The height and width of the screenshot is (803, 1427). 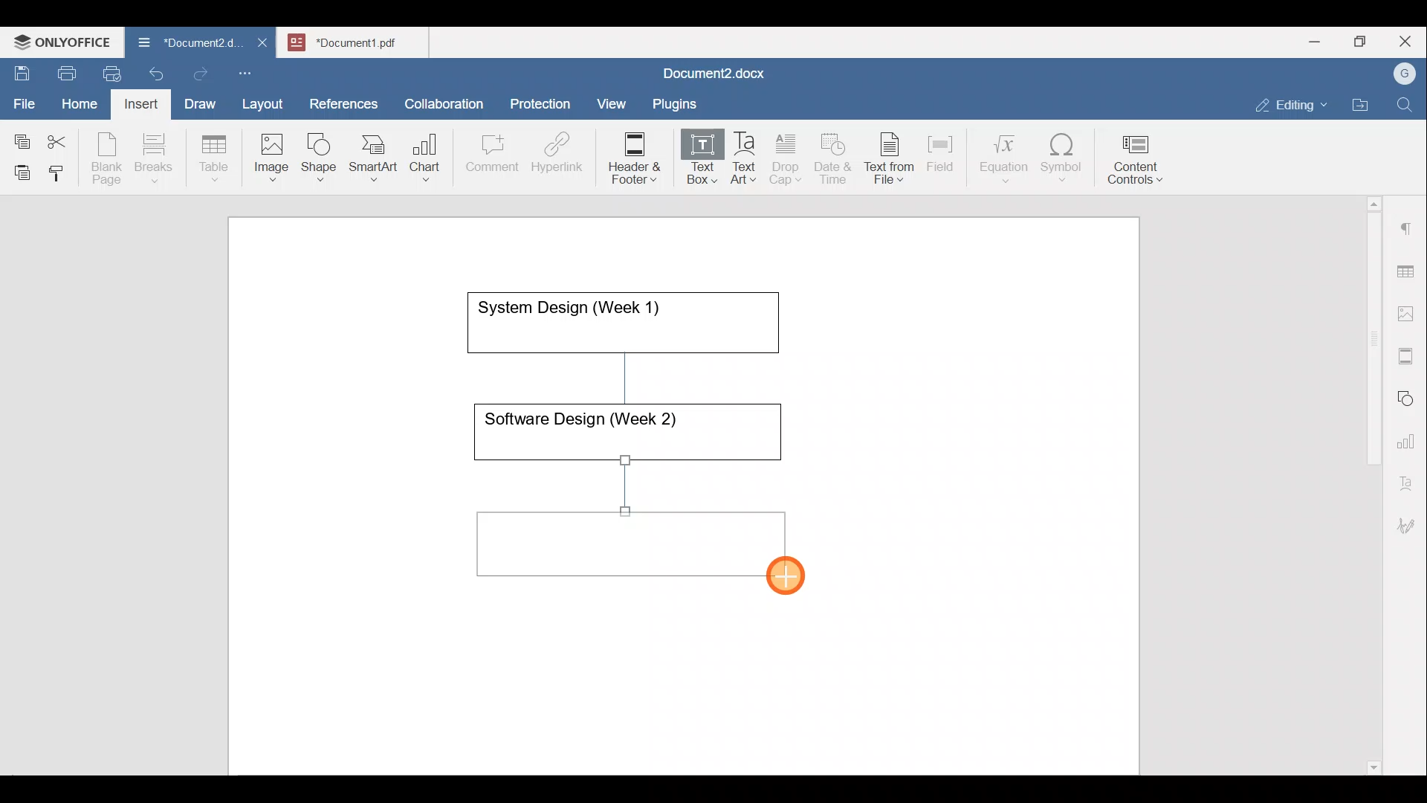 I want to click on Image, so click(x=276, y=152).